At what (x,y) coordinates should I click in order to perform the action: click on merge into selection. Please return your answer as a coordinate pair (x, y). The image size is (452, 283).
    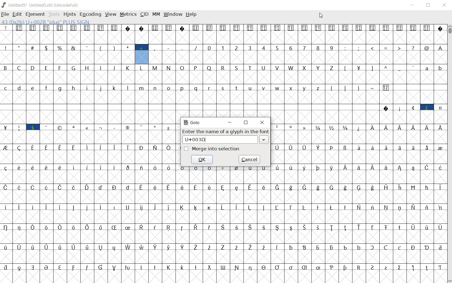
    Looking at the image, I should click on (212, 149).